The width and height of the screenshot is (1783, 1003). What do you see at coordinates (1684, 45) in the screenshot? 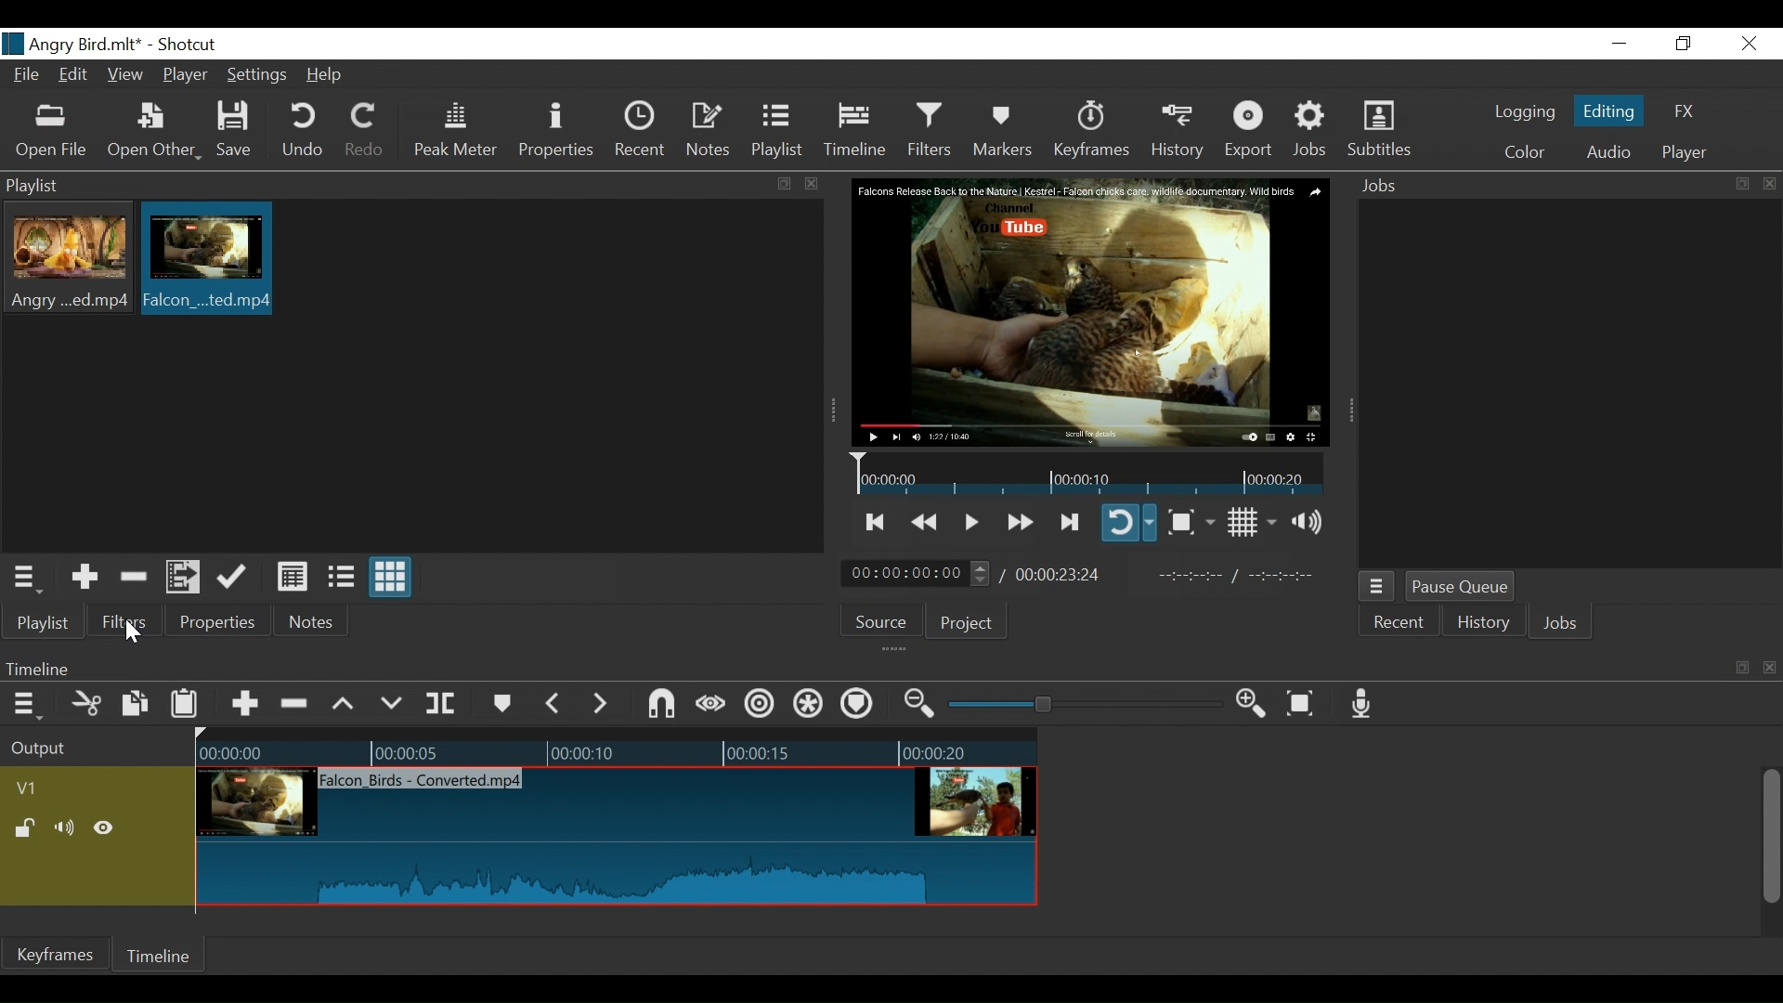
I see `Restore` at bounding box center [1684, 45].